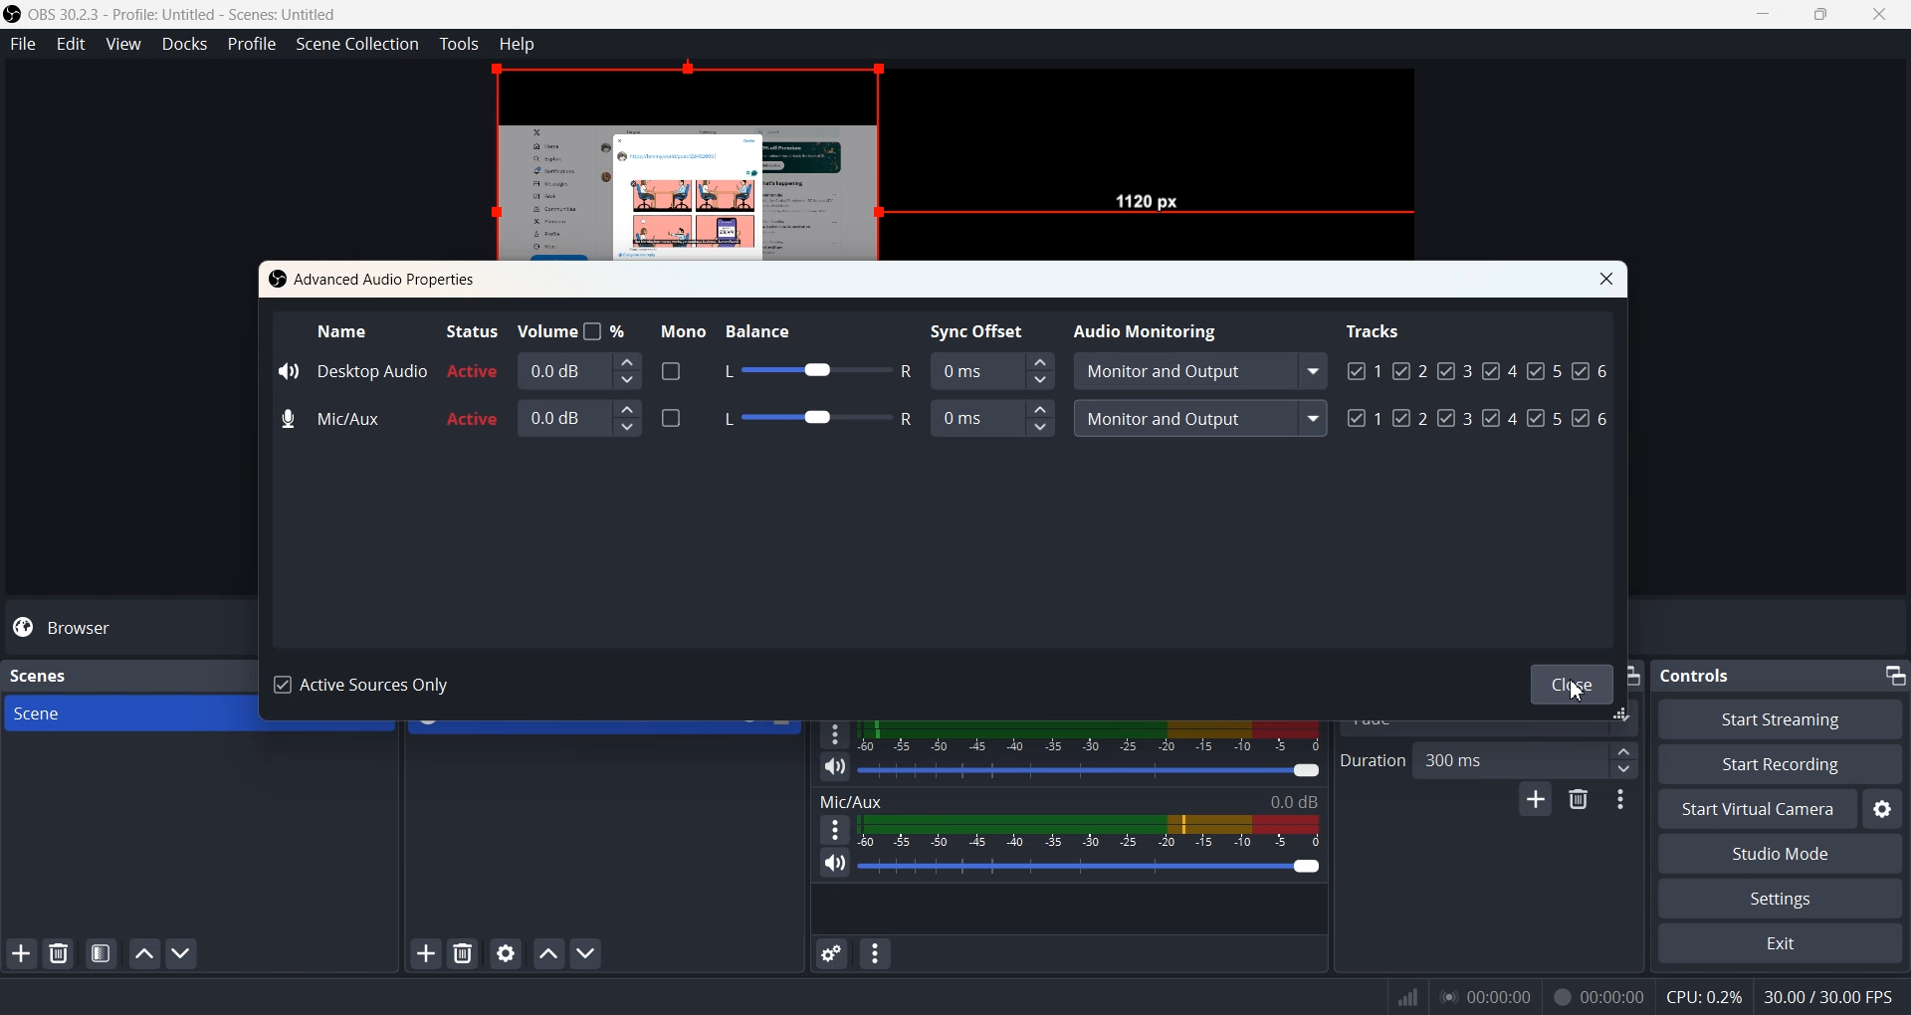 Image resolution: width=1911 pixels, height=1015 pixels. Describe the element at coordinates (38, 674) in the screenshot. I see `Scenes` at that location.